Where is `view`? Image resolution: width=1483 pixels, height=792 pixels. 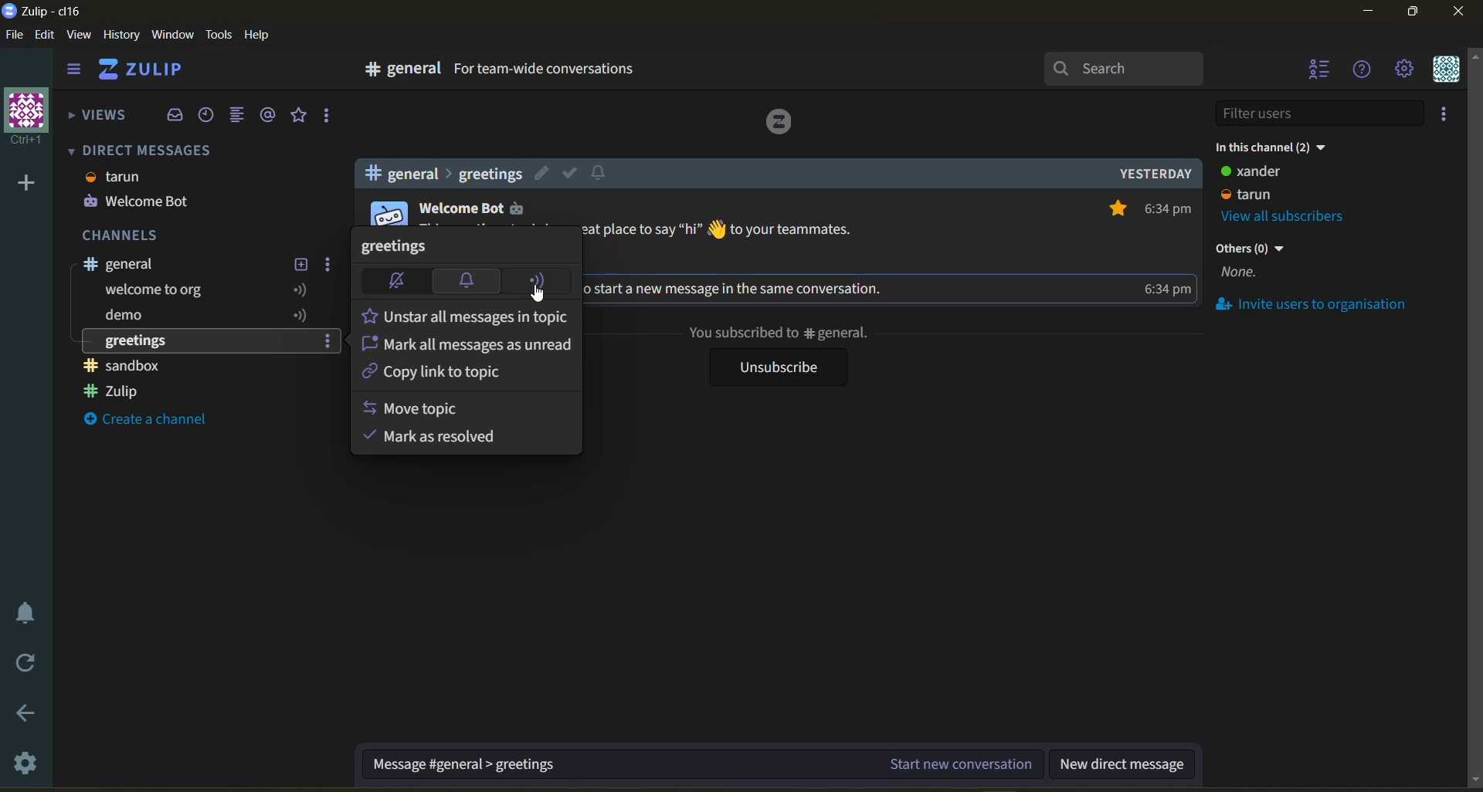 view is located at coordinates (77, 37).